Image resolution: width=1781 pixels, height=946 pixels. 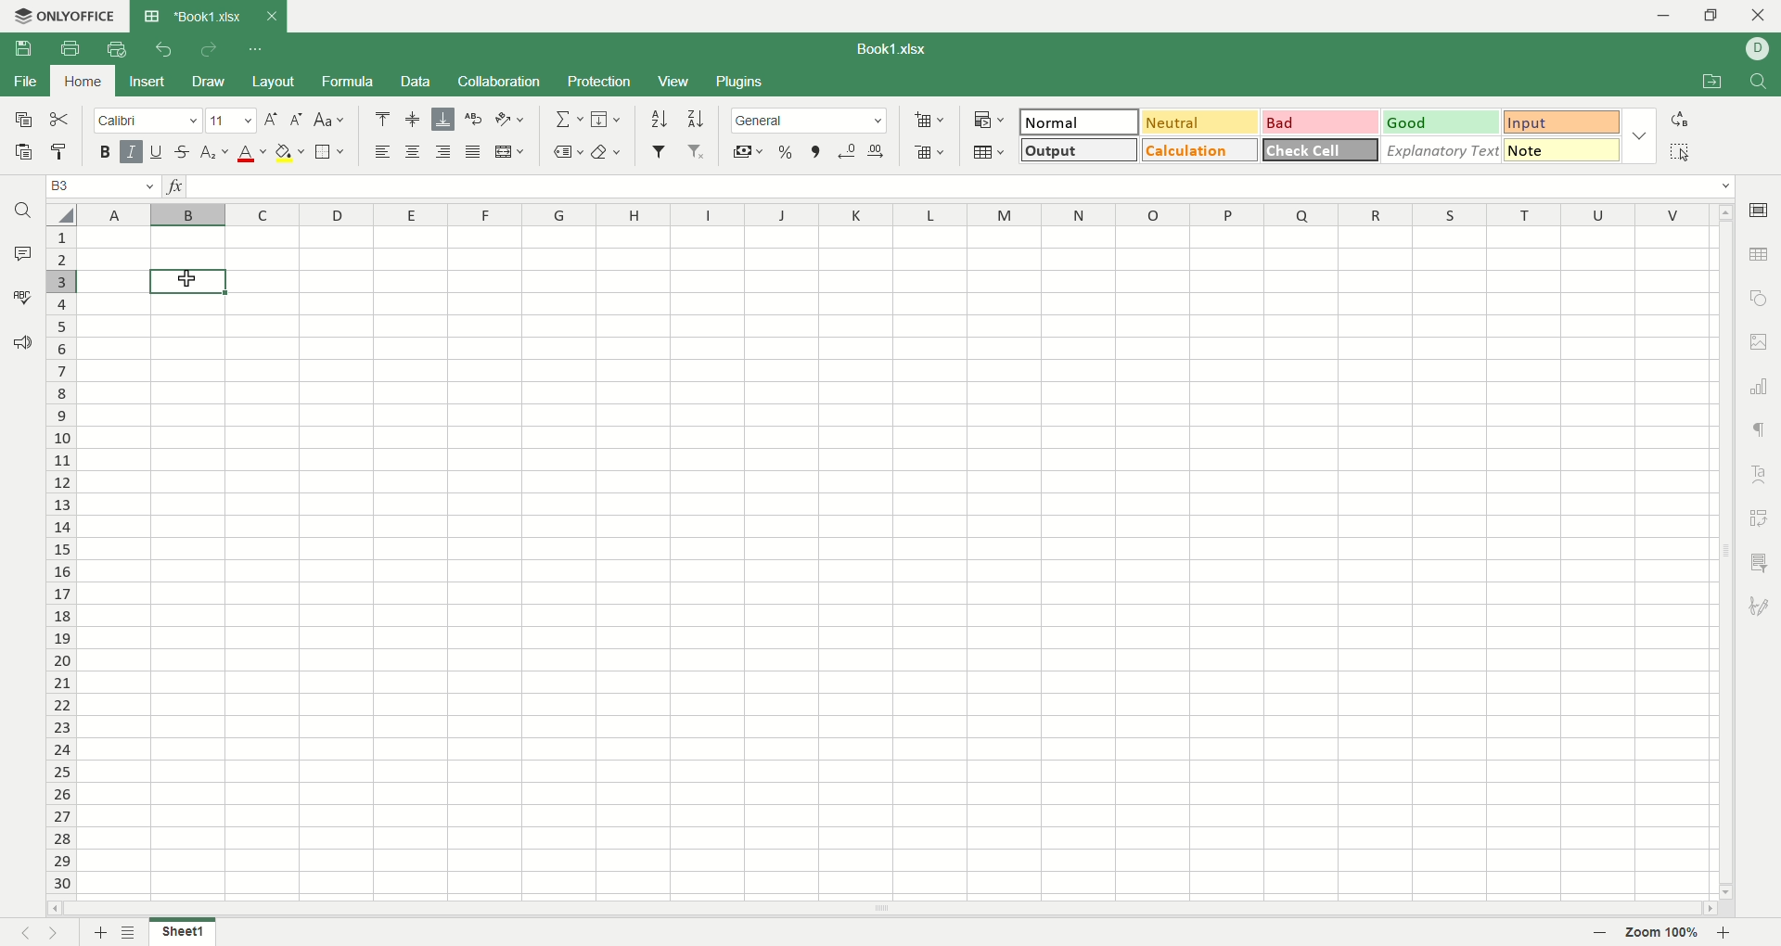 I want to click on Zoom out, so click(x=1601, y=934).